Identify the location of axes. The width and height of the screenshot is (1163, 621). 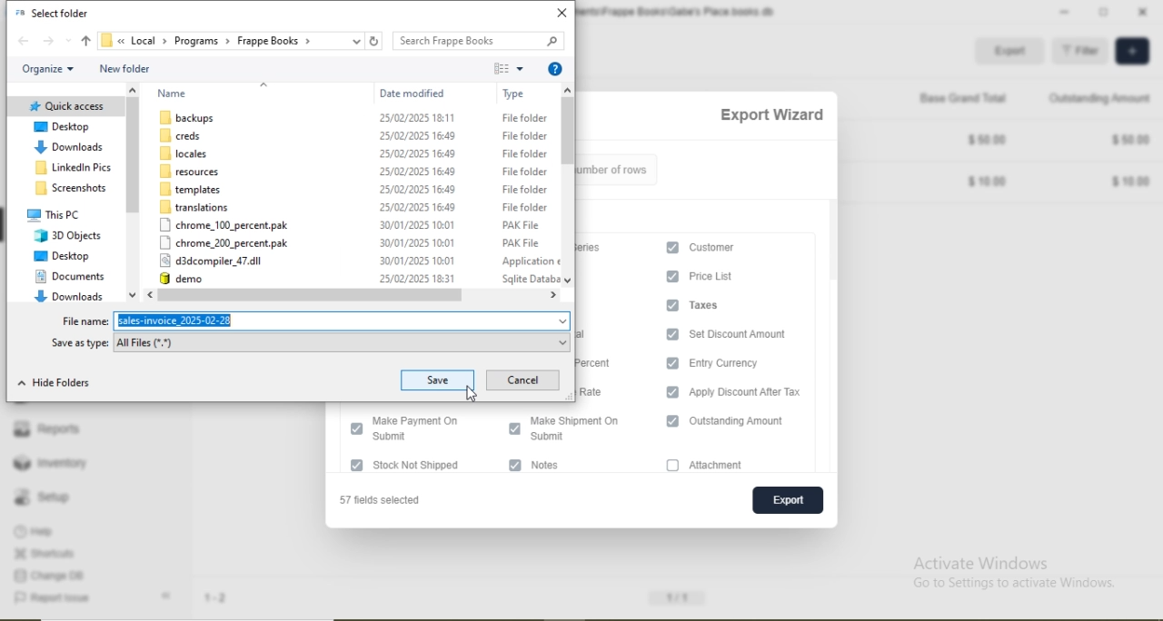
(718, 306).